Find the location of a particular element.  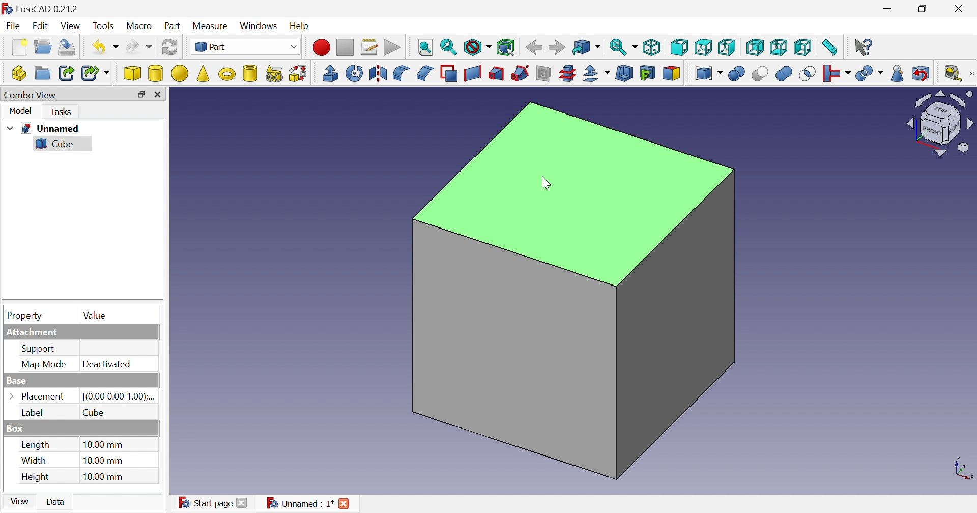

Loft is located at coordinates (496, 74).